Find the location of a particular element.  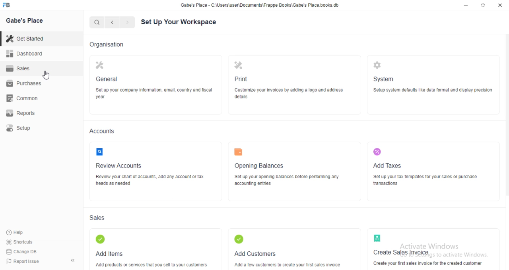

Set up your company information. email country and fiscal year is located at coordinates (153, 94).